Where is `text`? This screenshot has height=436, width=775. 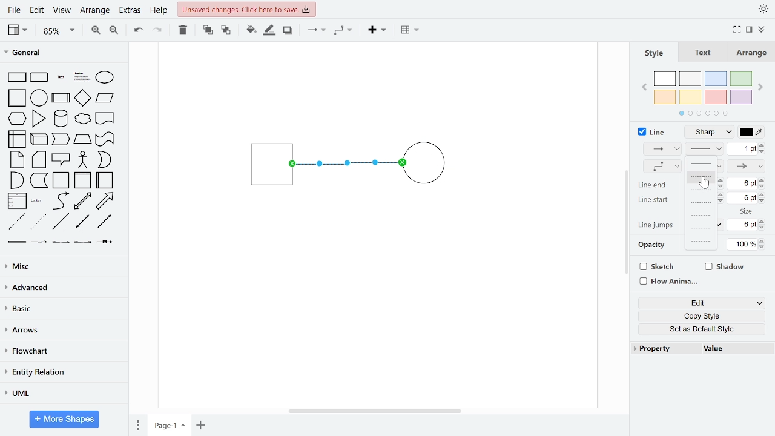
text is located at coordinates (62, 78).